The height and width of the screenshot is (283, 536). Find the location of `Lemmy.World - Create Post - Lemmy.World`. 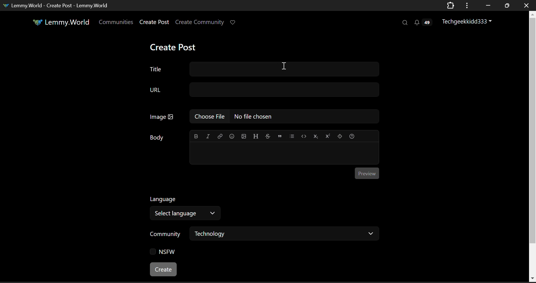

Lemmy.World - Create Post - Lemmy.World is located at coordinates (57, 6).